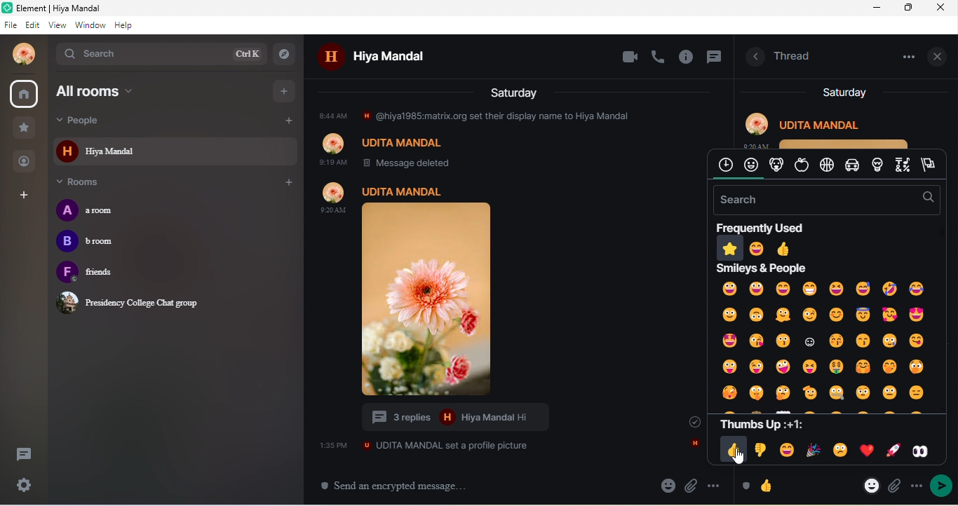 The image size is (958, 506). Describe the element at coordinates (34, 25) in the screenshot. I see `edit` at that location.